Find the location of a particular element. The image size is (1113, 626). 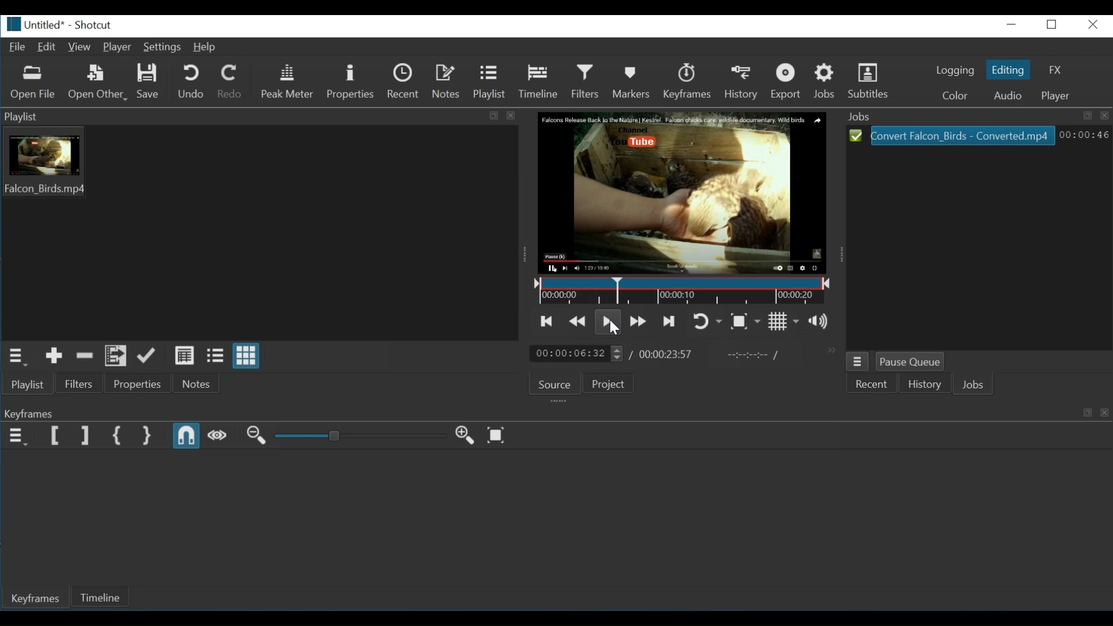

Edit is located at coordinates (47, 46).